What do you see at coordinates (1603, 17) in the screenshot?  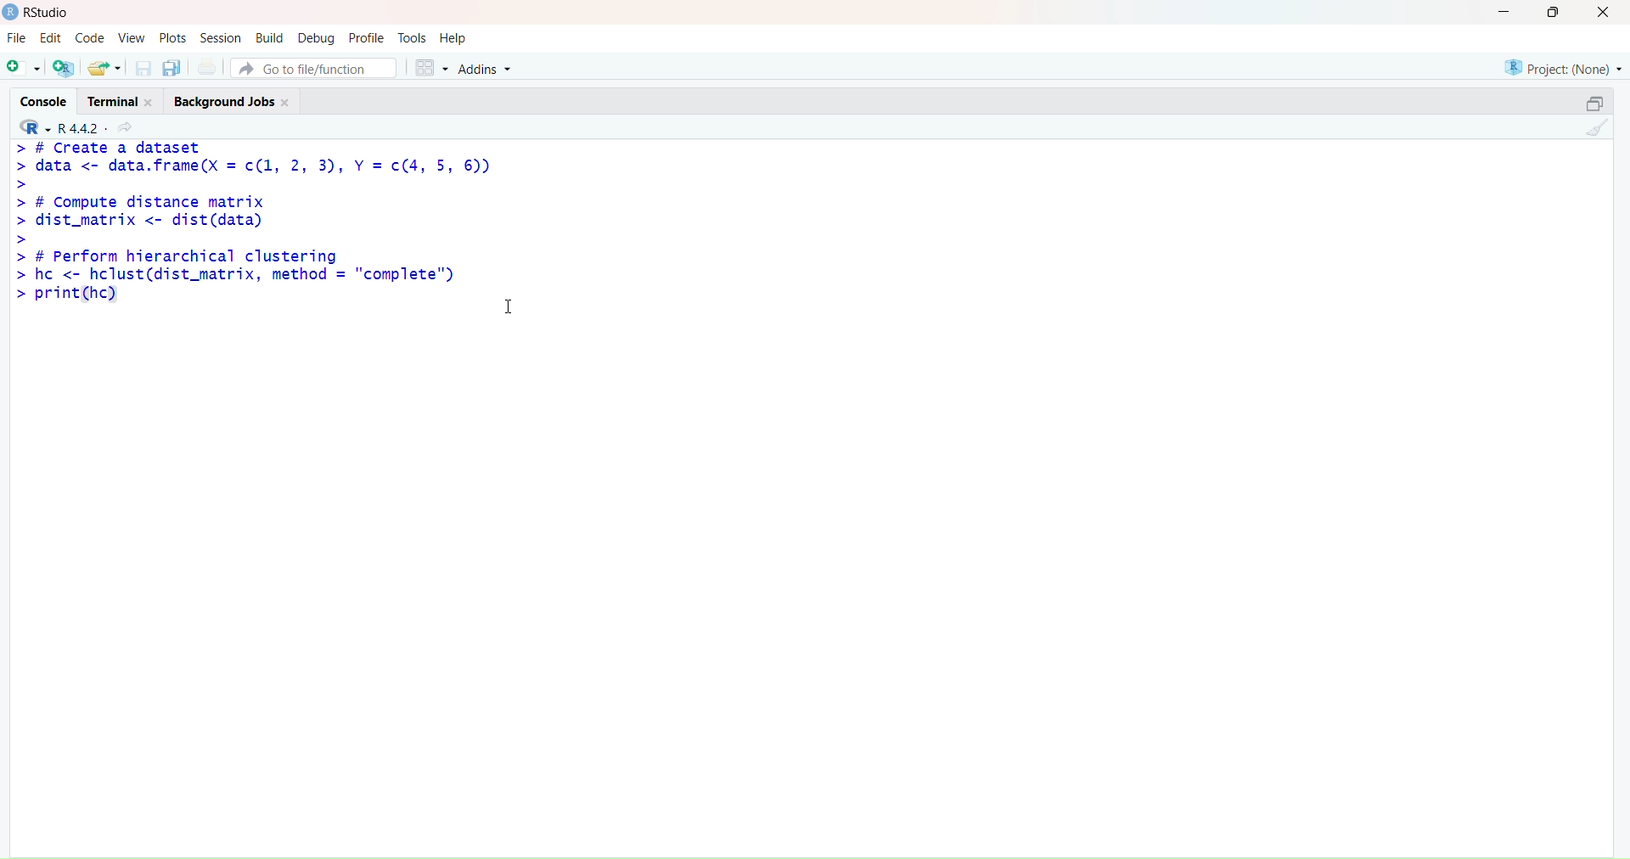 I see `Close` at bounding box center [1603, 17].